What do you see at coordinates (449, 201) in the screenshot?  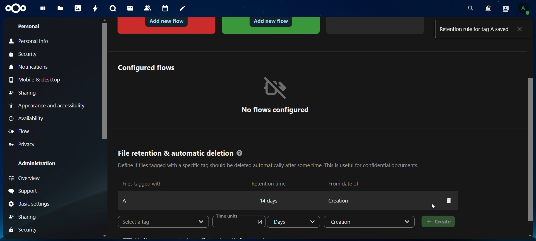 I see `delete` at bounding box center [449, 201].